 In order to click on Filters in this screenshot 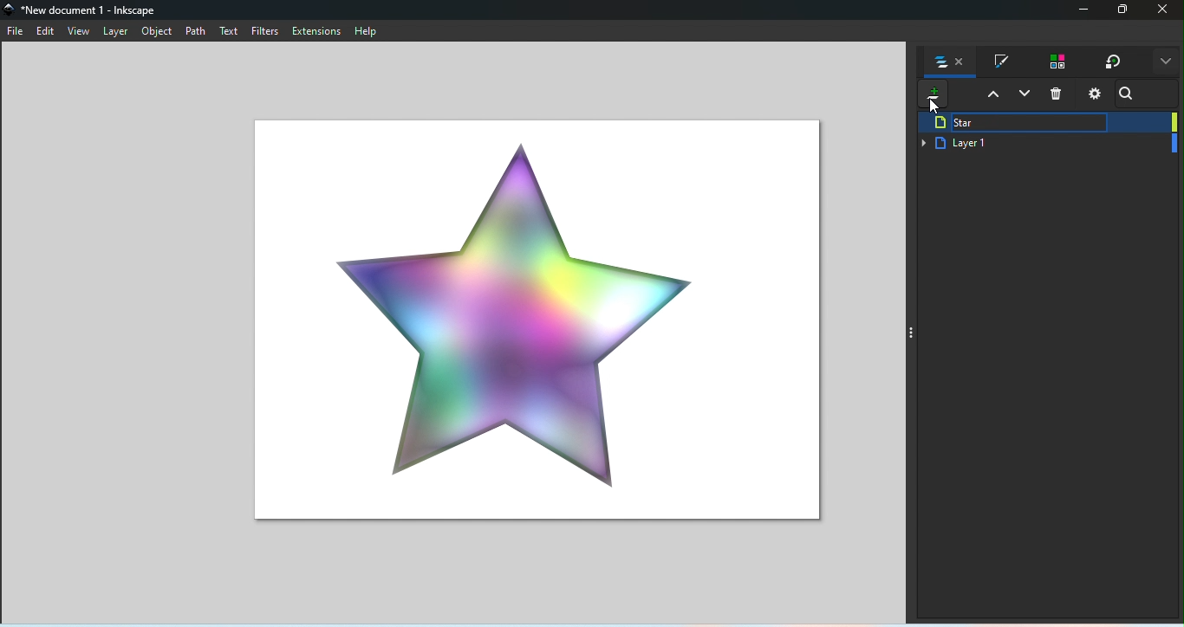, I will do `click(270, 32)`.